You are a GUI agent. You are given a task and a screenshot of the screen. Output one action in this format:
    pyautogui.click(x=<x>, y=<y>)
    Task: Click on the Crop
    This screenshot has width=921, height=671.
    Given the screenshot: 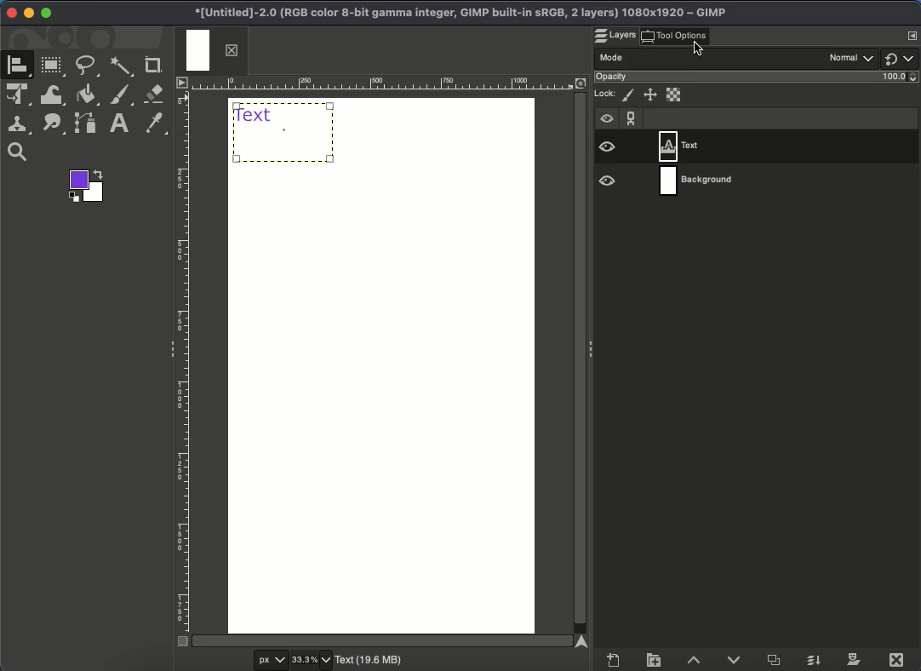 What is the action you would take?
    pyautogui.click(x=153, y=65)
    